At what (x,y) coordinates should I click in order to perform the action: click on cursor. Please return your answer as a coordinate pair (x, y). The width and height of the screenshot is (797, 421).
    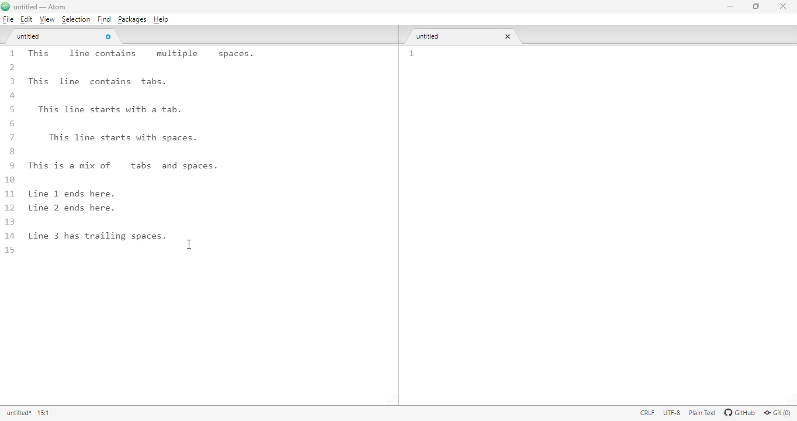
    Looking at the image, I should click on (190, 244).